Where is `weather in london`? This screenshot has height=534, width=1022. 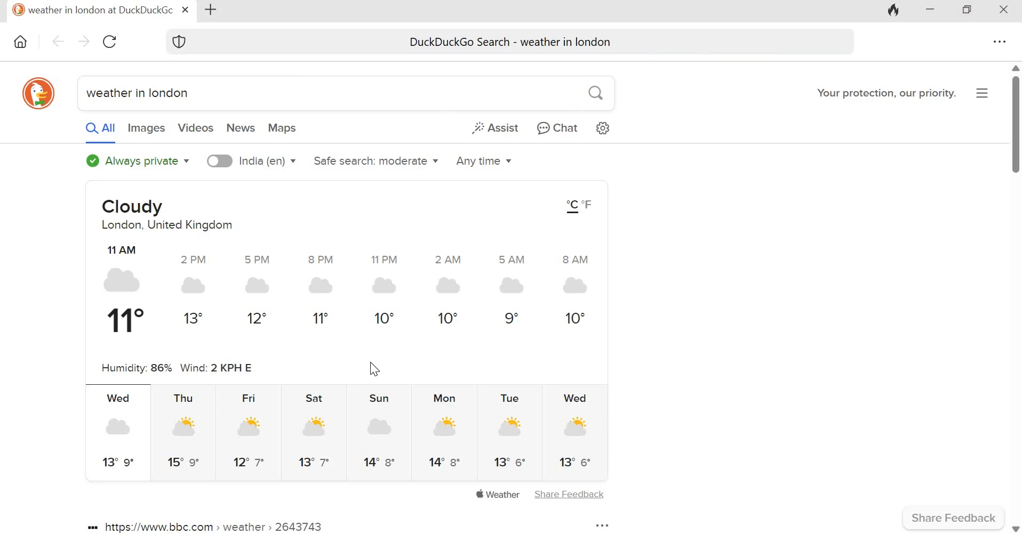
weather in london is located at coordinates (137, 94).